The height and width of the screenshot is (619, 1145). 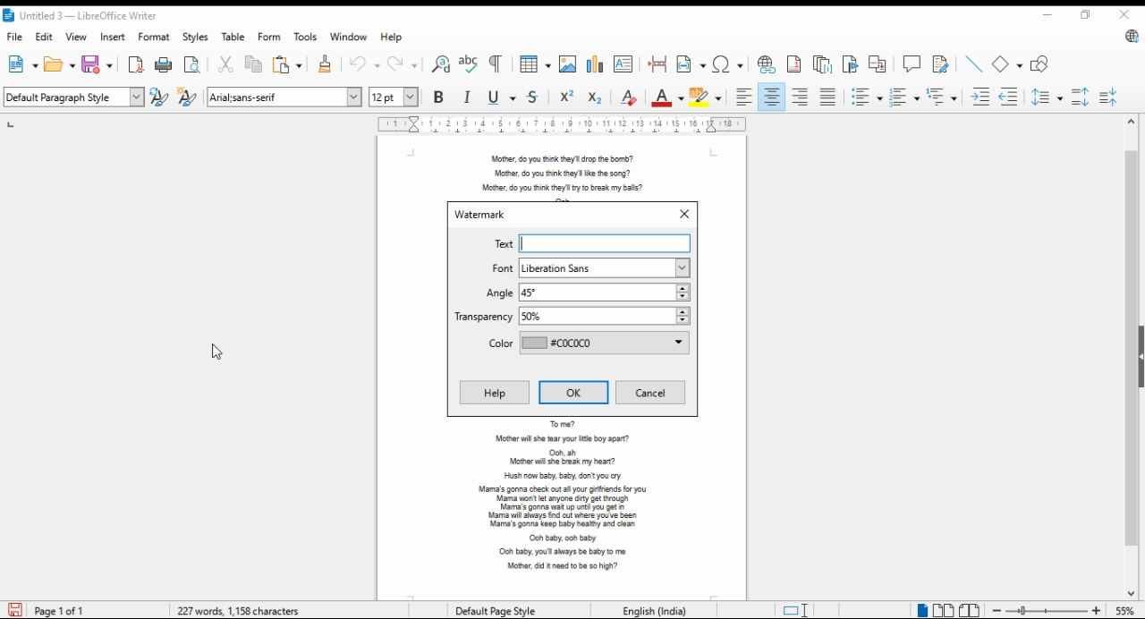 I want to click on insert image, so click(x=569, y=64).